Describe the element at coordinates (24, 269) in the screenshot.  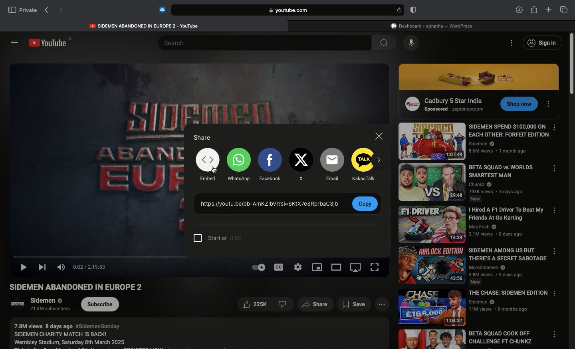
I see `Play` at that location.